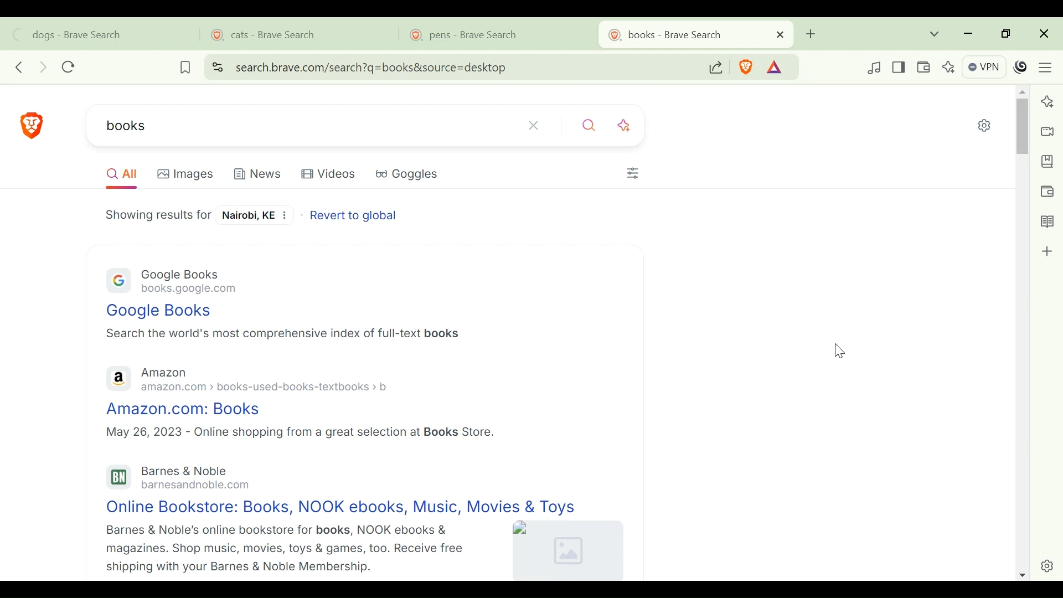 The height and width of the screenshot is (598, 1063). Describe the element at coordinates (73, 68) in the screenshot. I see `RELOAD` at that location.